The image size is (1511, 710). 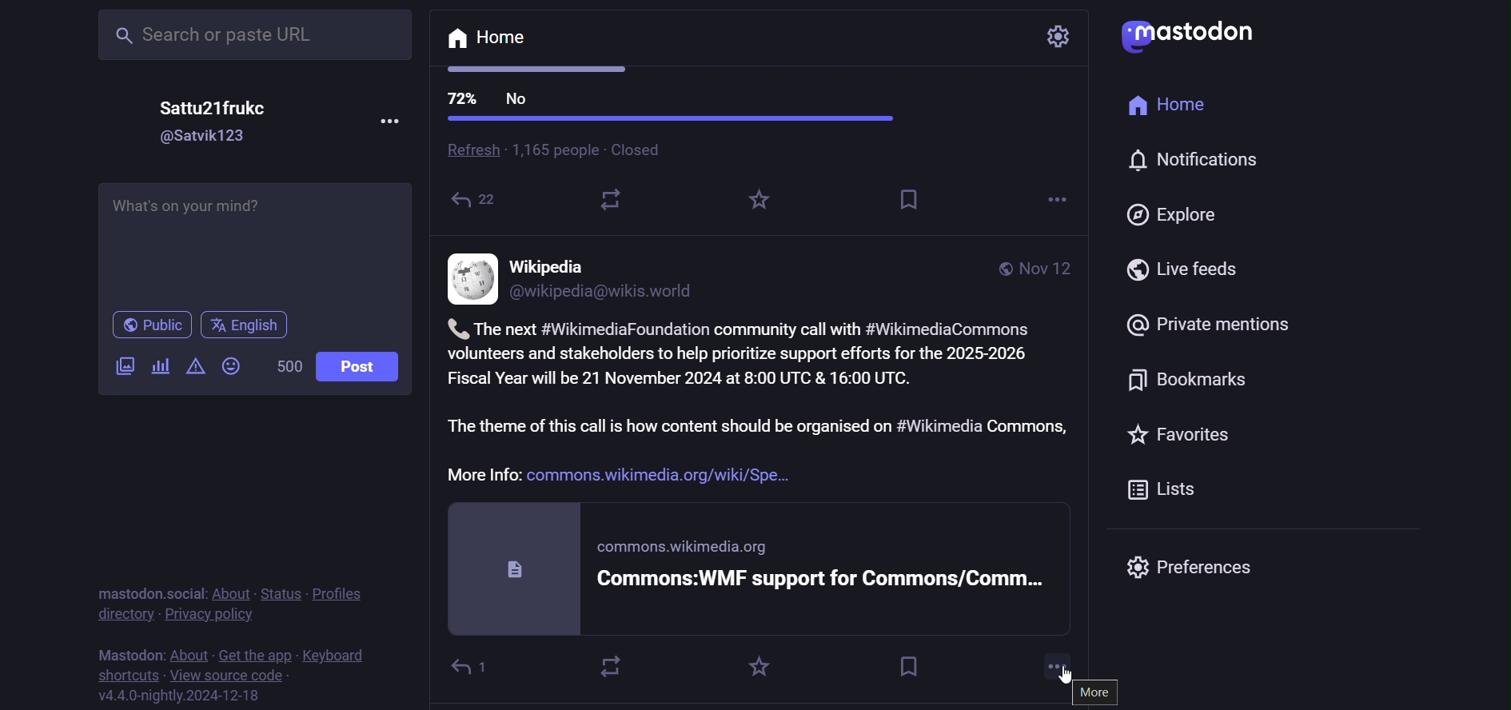 I want to click on preferences, so click(x=1192, y=564).